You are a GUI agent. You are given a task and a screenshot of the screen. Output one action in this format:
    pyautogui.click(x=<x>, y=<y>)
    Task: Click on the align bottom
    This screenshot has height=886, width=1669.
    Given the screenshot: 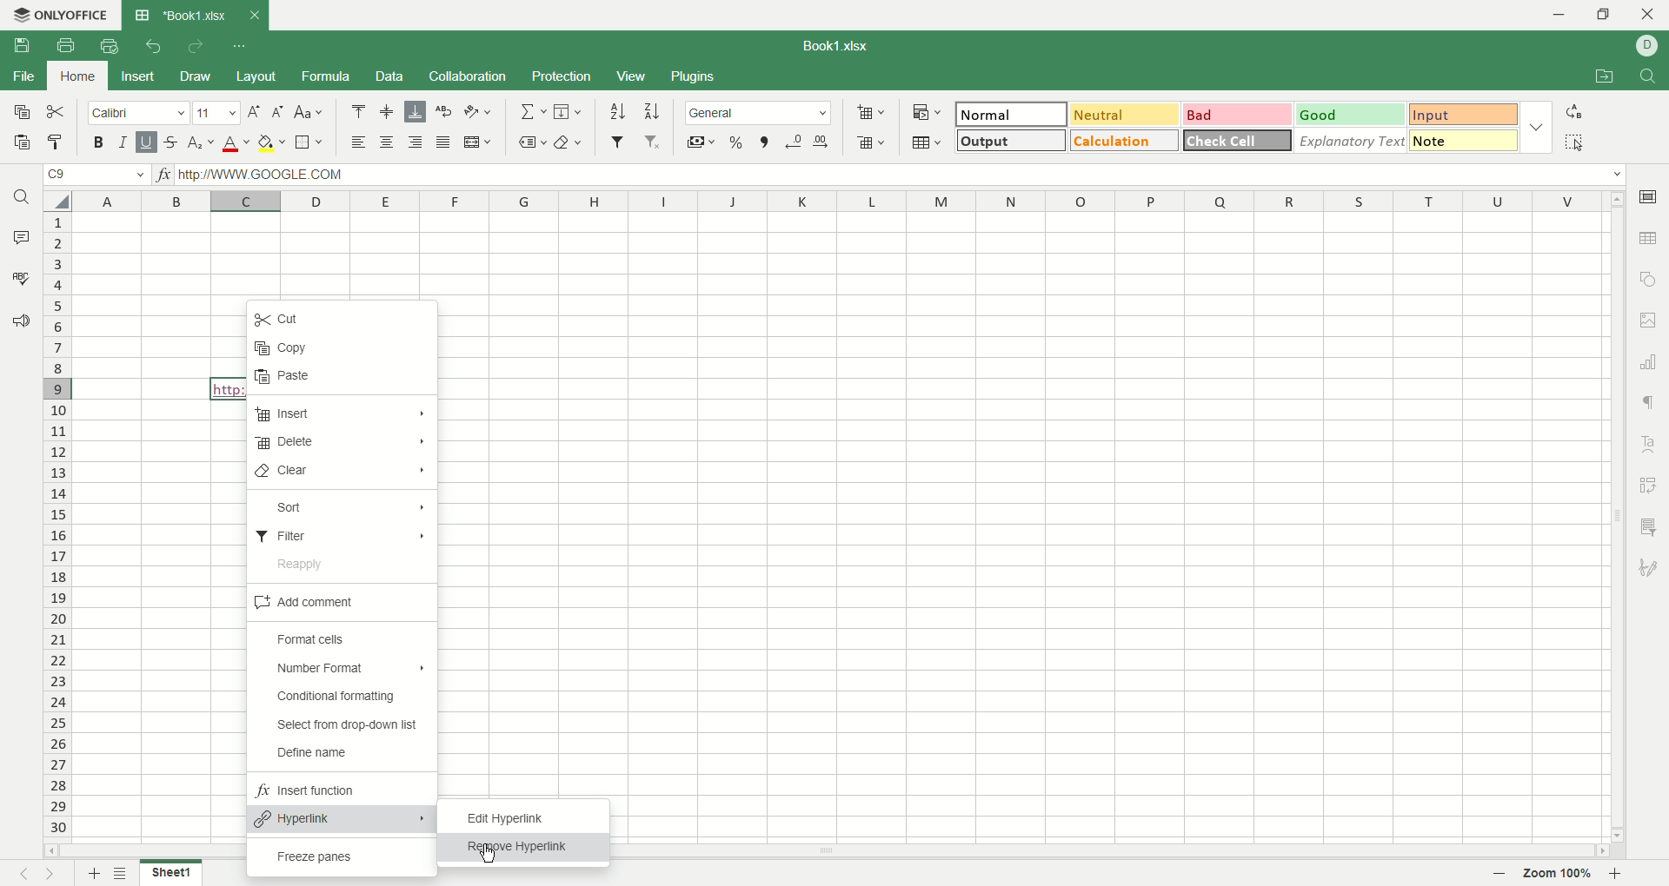 What is the action you would take?
    pyautogui.click(x=416, y=111)
    